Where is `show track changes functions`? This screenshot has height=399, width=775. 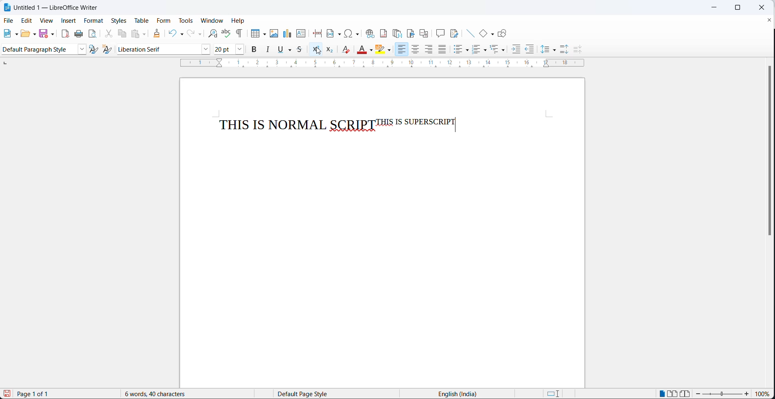 show track changes functions is located at coordinates (455, 32).